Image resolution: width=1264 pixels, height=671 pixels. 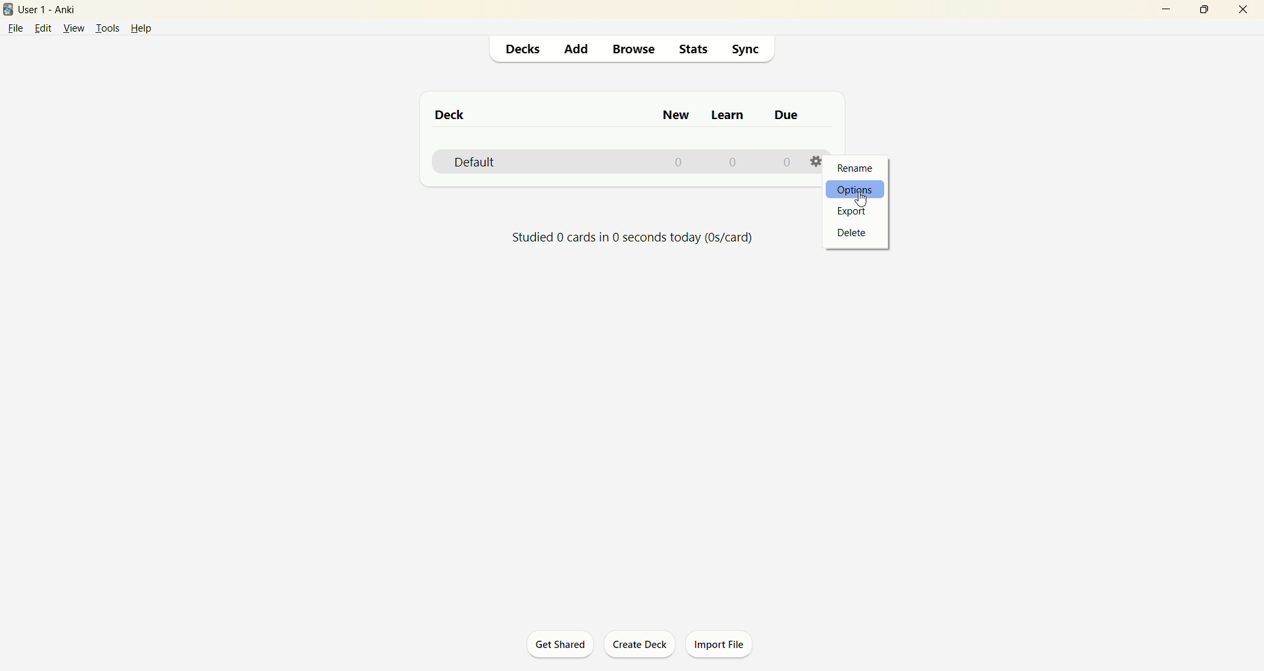 I want to click on file, so click(x=14, y=29).